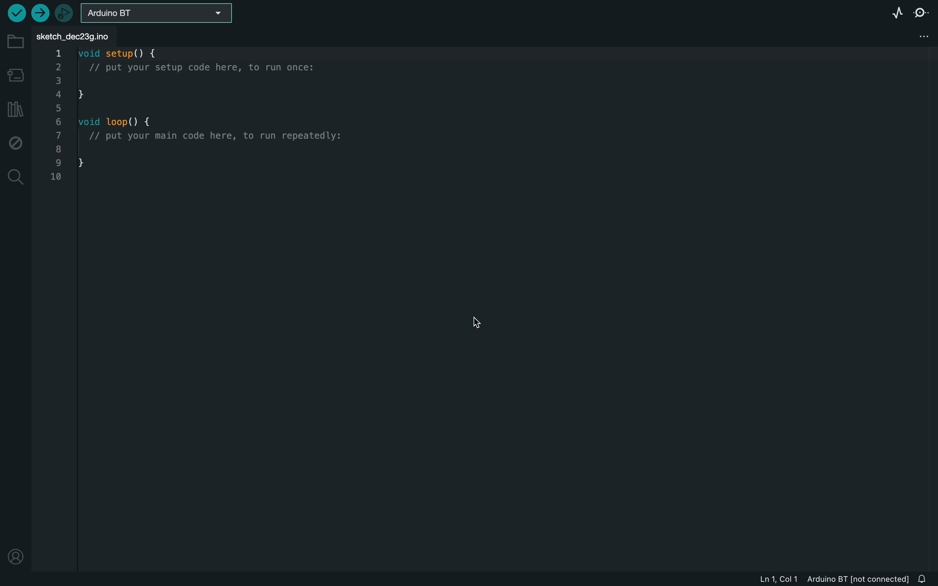 The image size is (938, 586). Describe the element at coordinates (922, 12) in the screenshot. I see `serial monitor` at that location.